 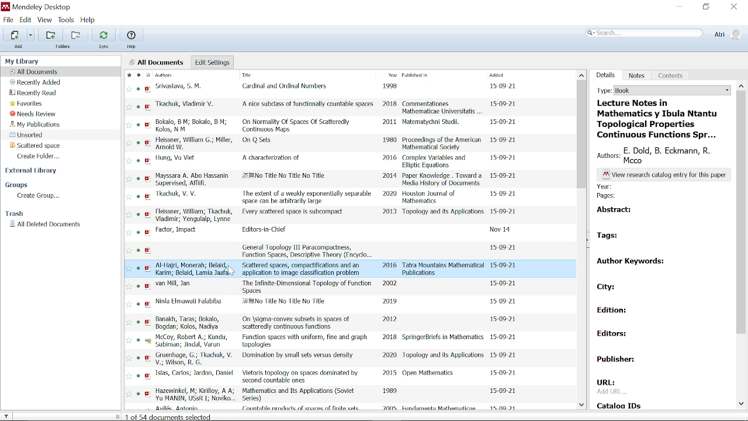 I want to click on Vertical scrollbar for all files, so click(x=583, y=134).